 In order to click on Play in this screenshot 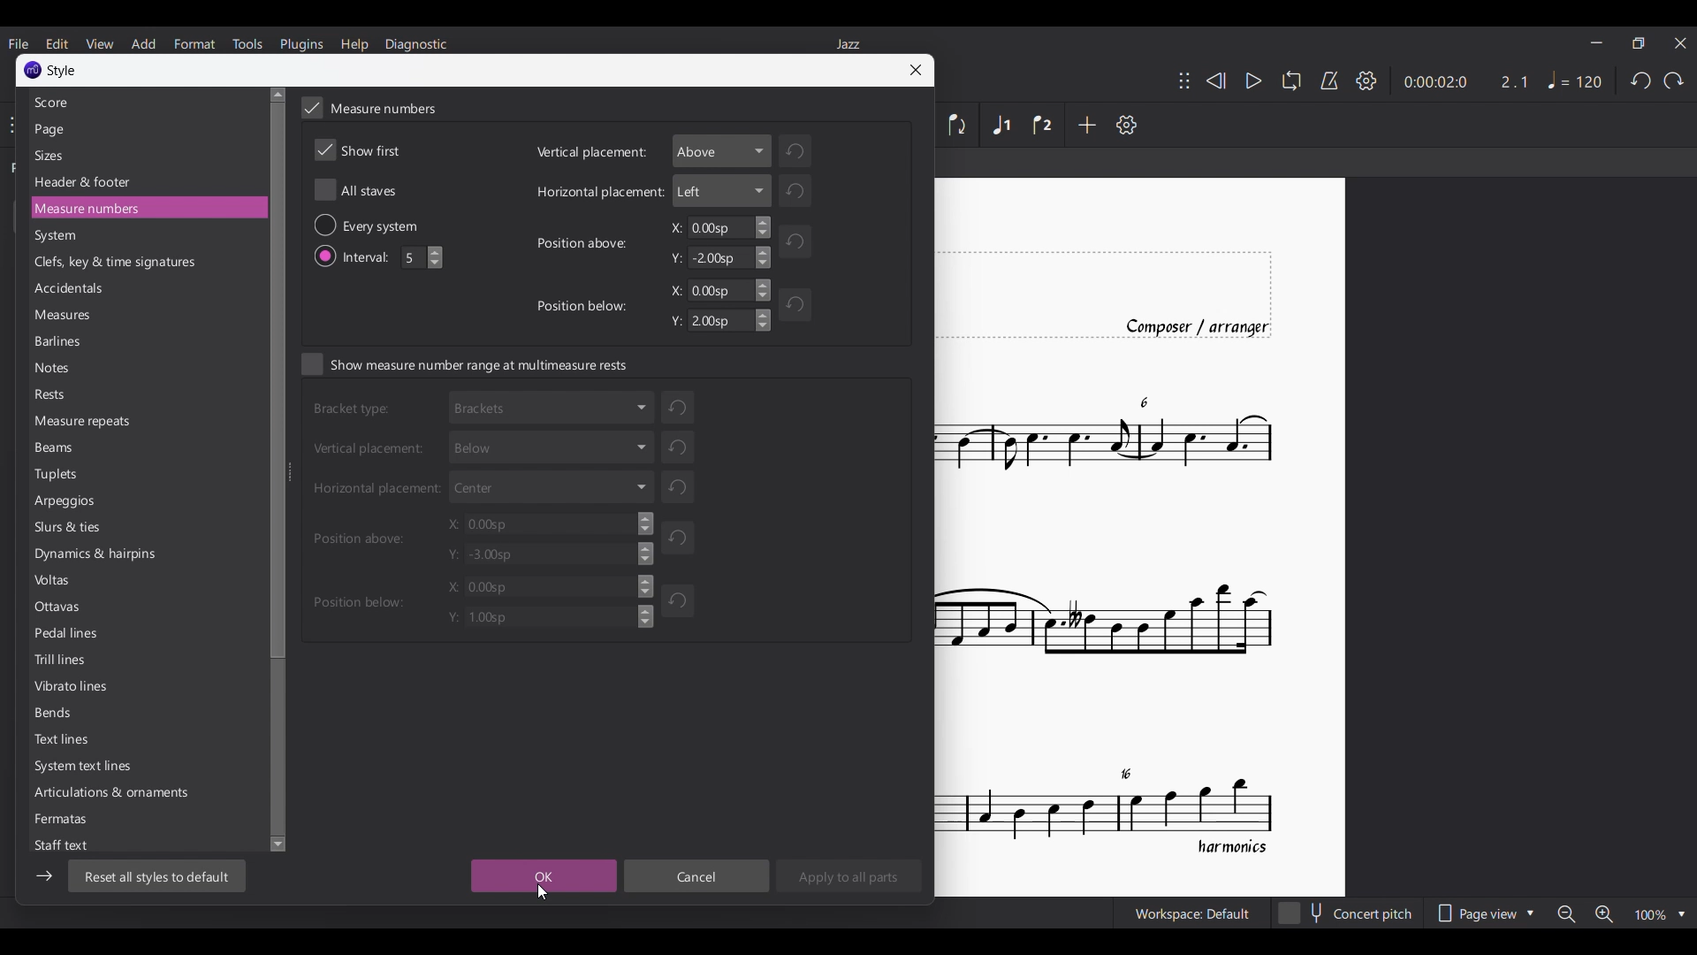, I will do `click(1254, 81)`.